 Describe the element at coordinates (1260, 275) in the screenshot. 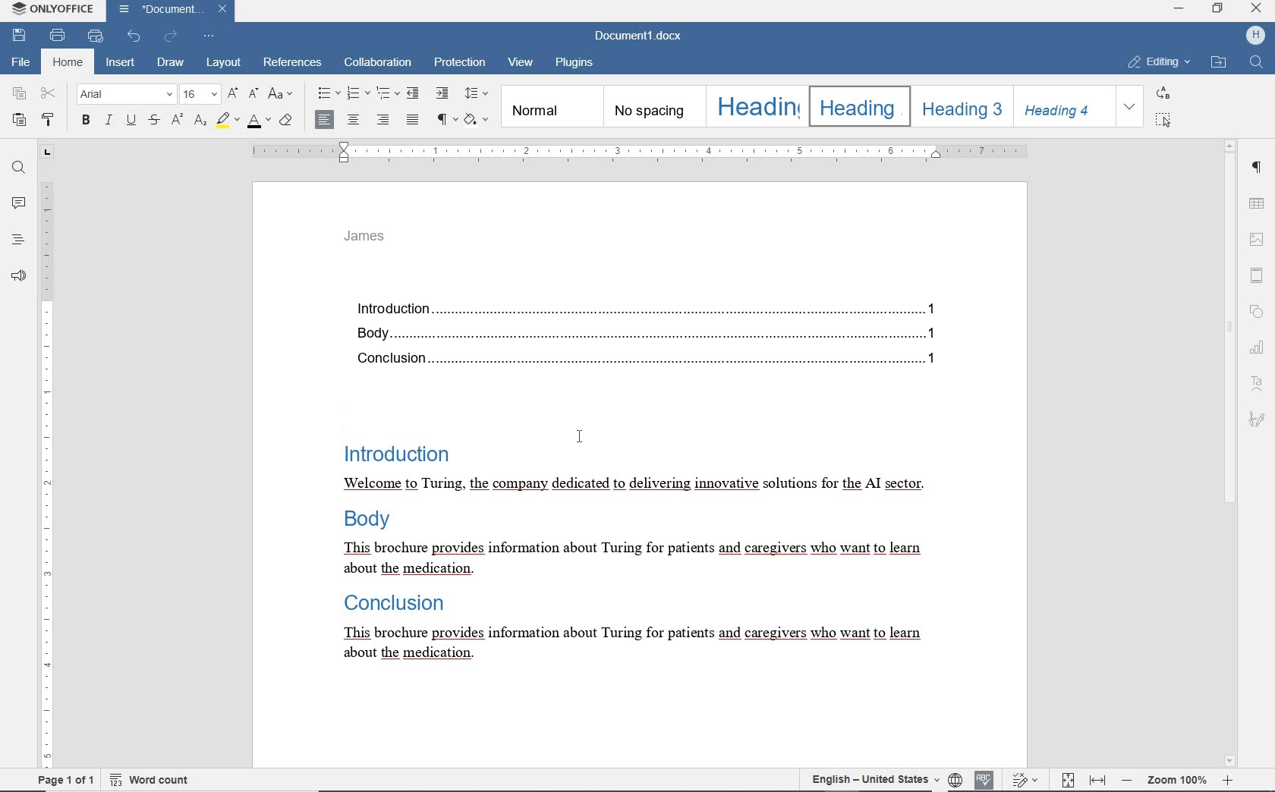

I see `header & footer` at that location.